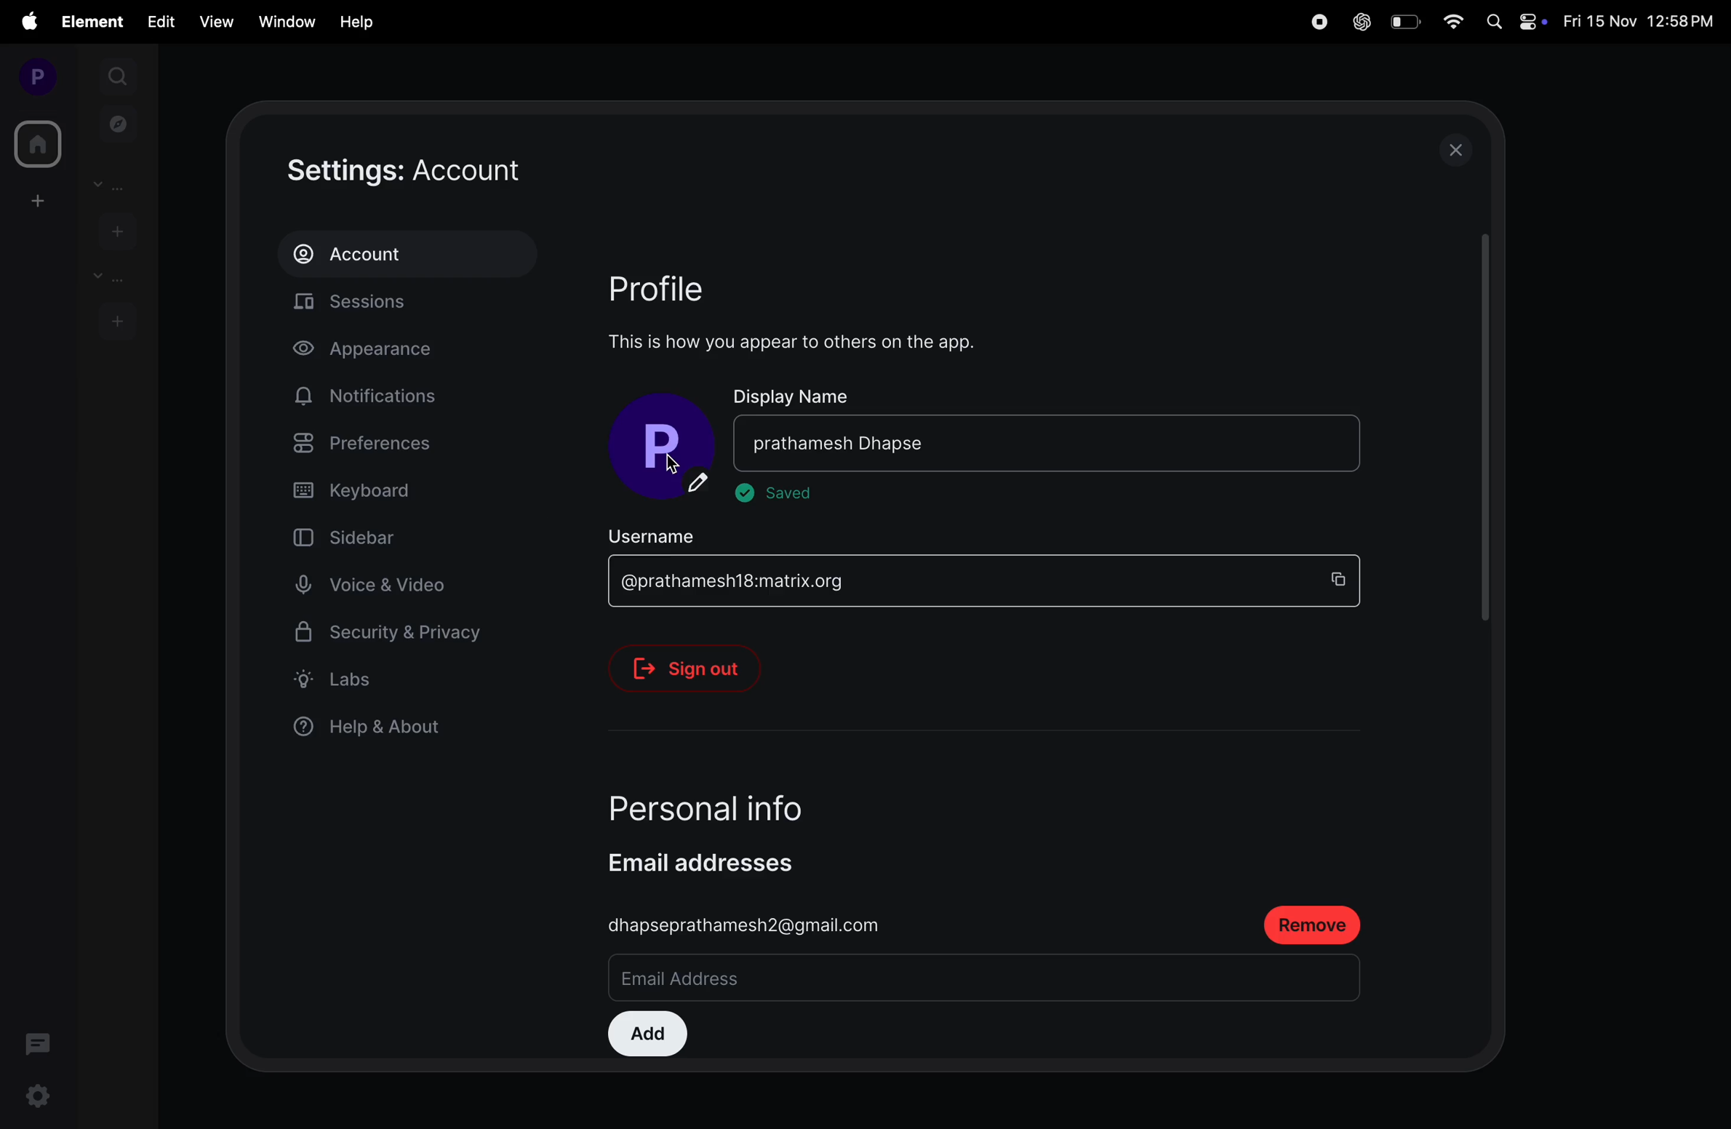 The height and width of the screenshot is (1129, 1731). What do you see at coordinates (994, 441) in the screenshot?
I see `name` at bounding box center [994, 441].